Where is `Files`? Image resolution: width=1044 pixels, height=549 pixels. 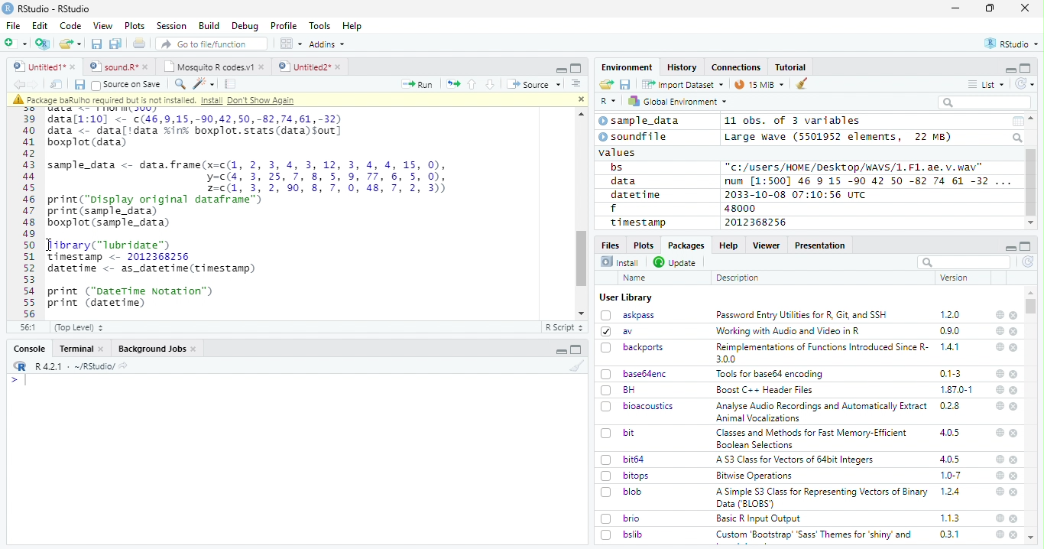
Files is located at coordinates (611, 244).